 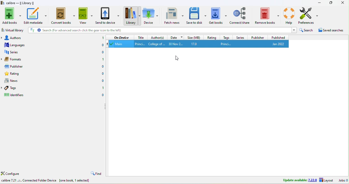 I want to click on library, so click(x=132, y=16).